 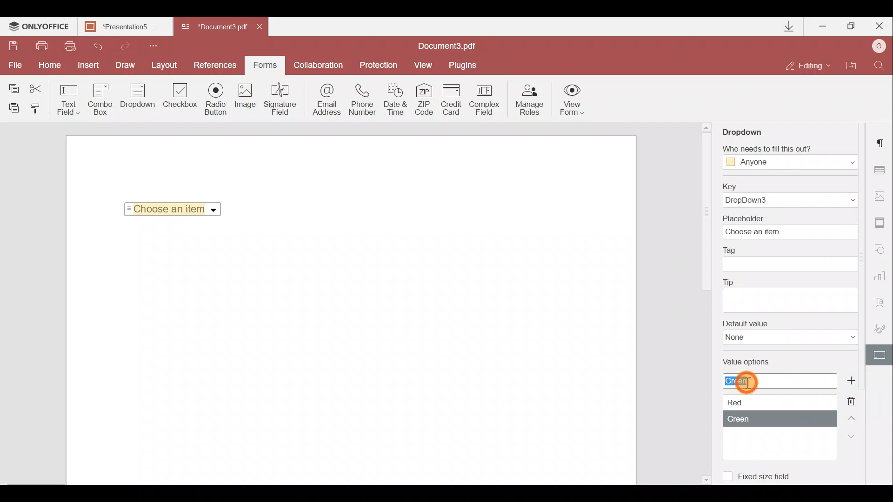 What do you see at coordinates (213, 27) in the screenshot?
I see `Document name` at bounding box center [213, 27].